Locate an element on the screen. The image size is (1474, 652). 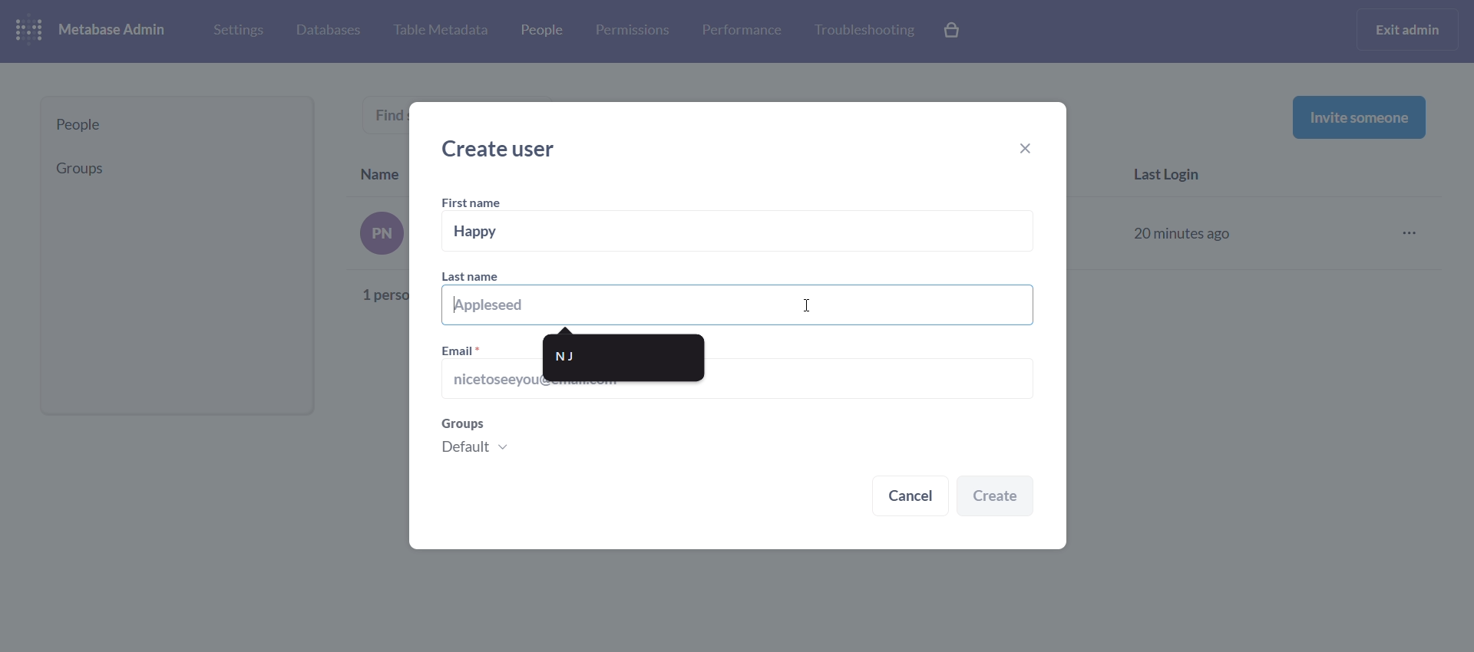
text is located at coordinates (387, 114).